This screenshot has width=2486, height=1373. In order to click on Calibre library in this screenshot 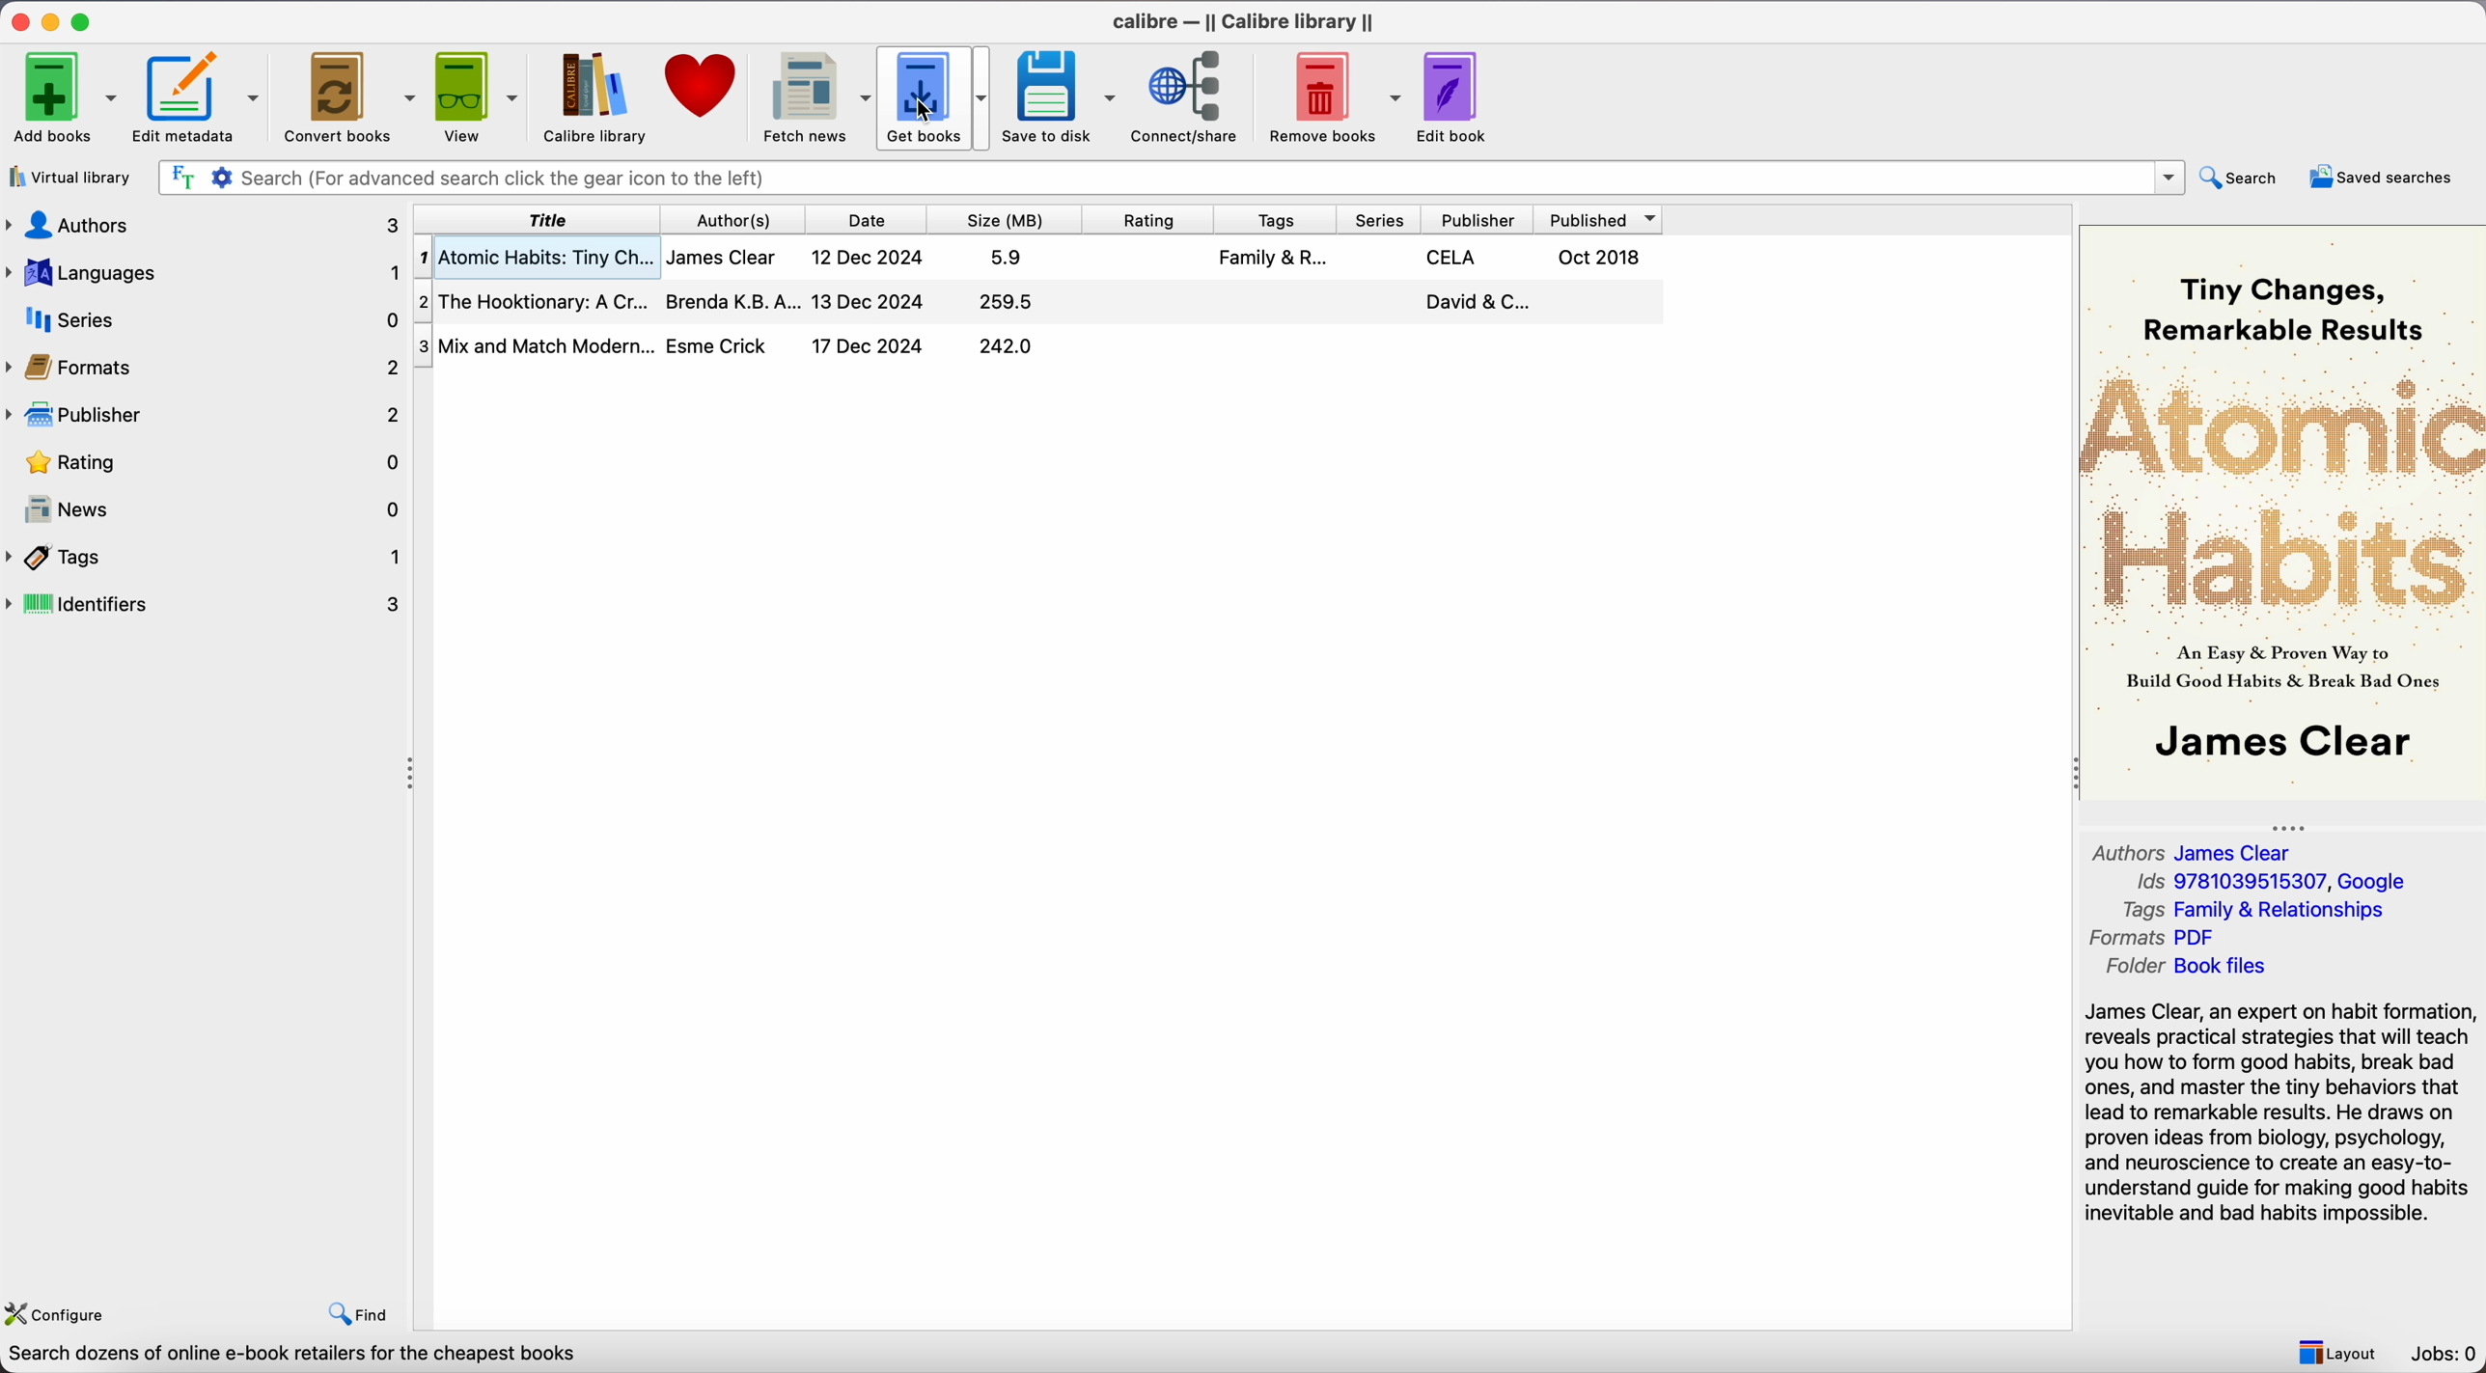, I will do `click(591, 96)`.